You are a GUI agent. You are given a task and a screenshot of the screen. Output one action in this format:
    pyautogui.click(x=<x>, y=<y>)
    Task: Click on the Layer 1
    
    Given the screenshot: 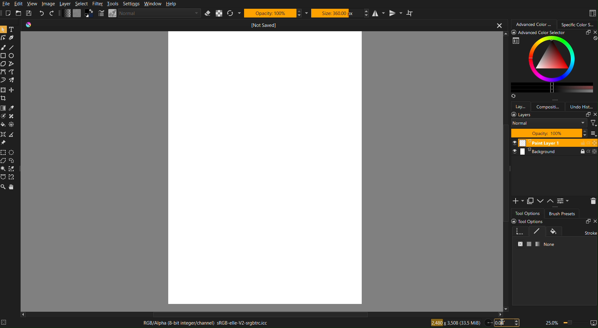 What is the action you would take?
    pyautogui.click(x=554, y=143)
    